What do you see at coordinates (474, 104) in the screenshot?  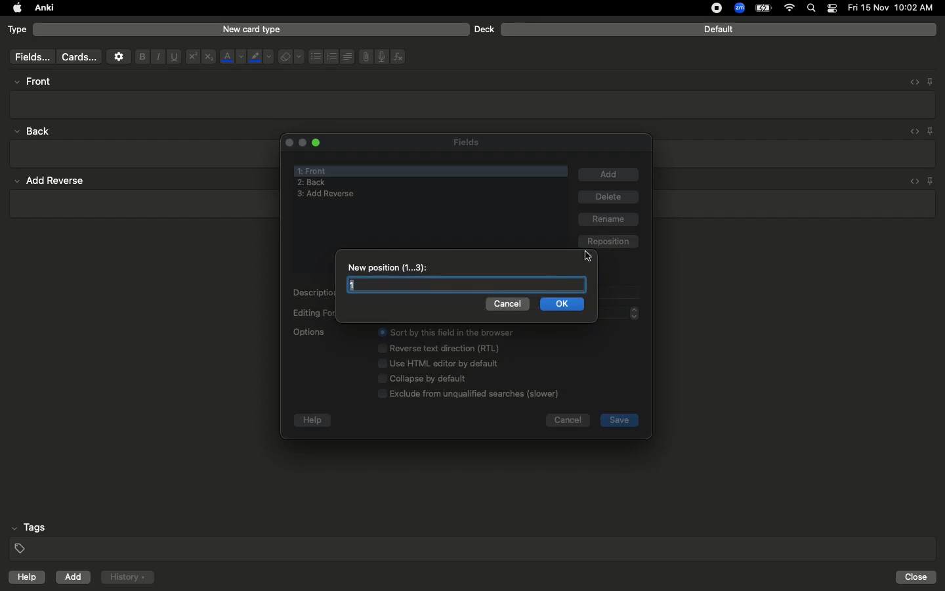 I see `Textbox` at bounding box center [474, 104].